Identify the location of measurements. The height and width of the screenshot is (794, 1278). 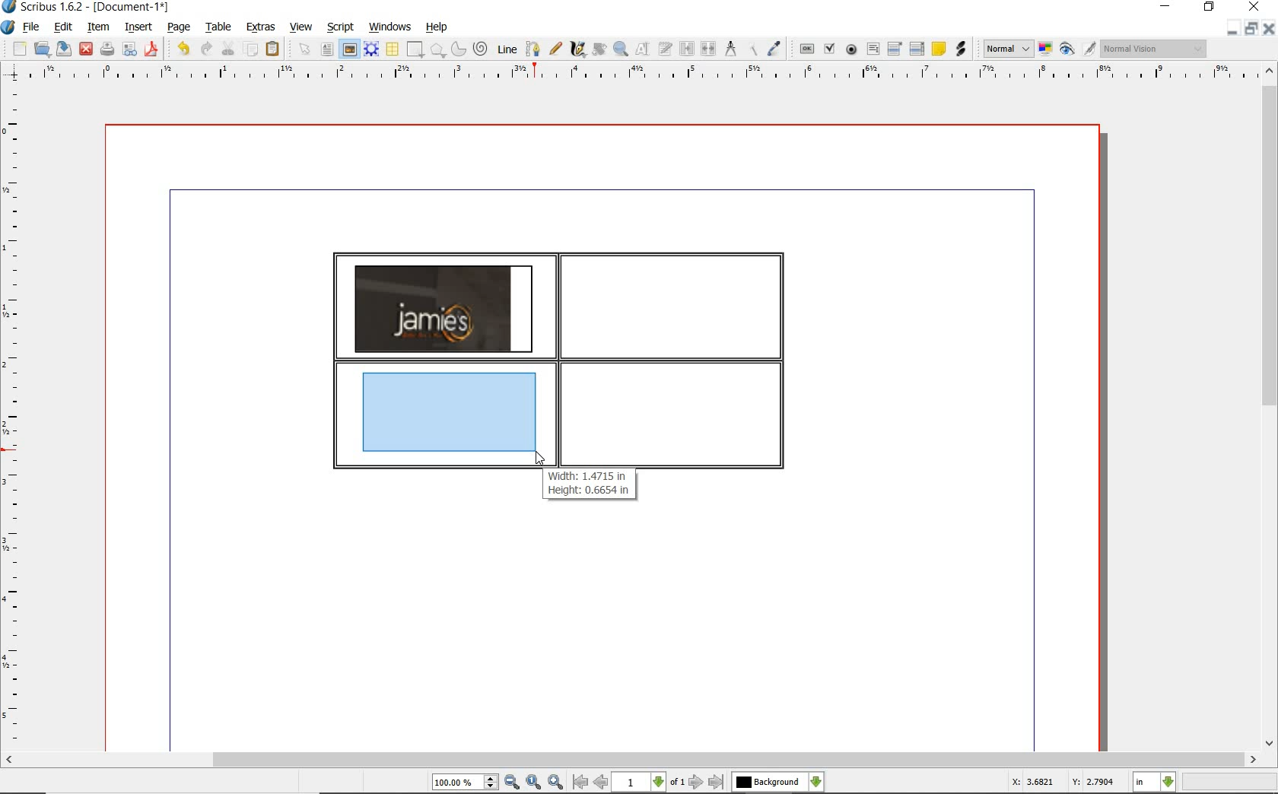
(731, 49).